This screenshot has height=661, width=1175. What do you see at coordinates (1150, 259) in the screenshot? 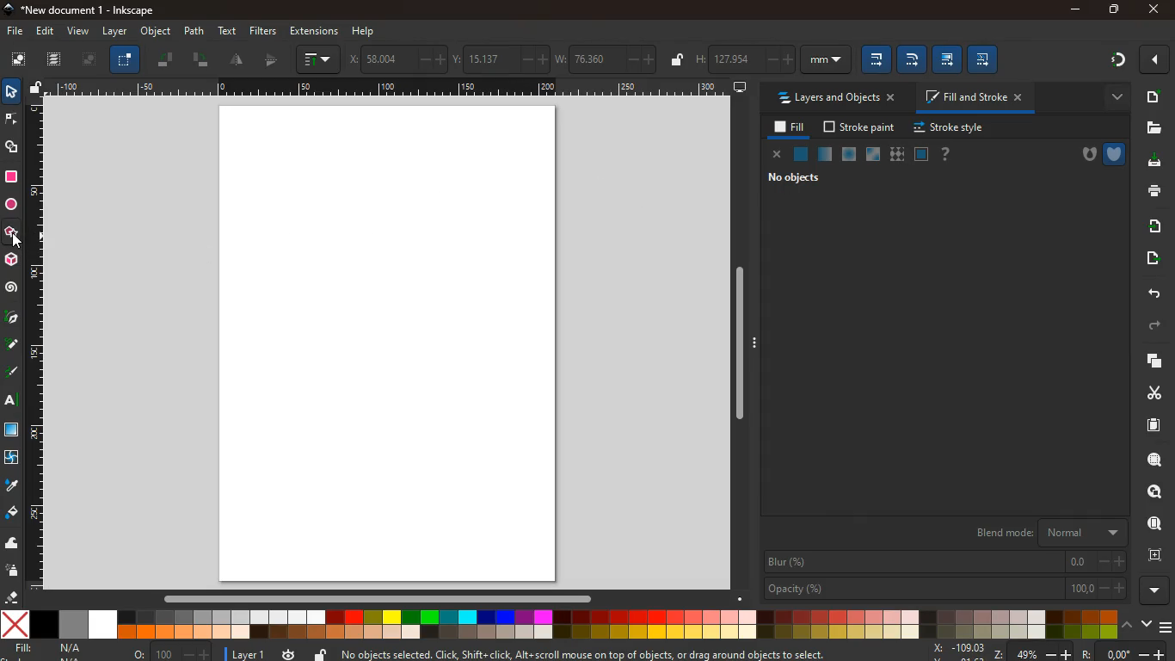
I see `move` at bounding box center [1150, 259].